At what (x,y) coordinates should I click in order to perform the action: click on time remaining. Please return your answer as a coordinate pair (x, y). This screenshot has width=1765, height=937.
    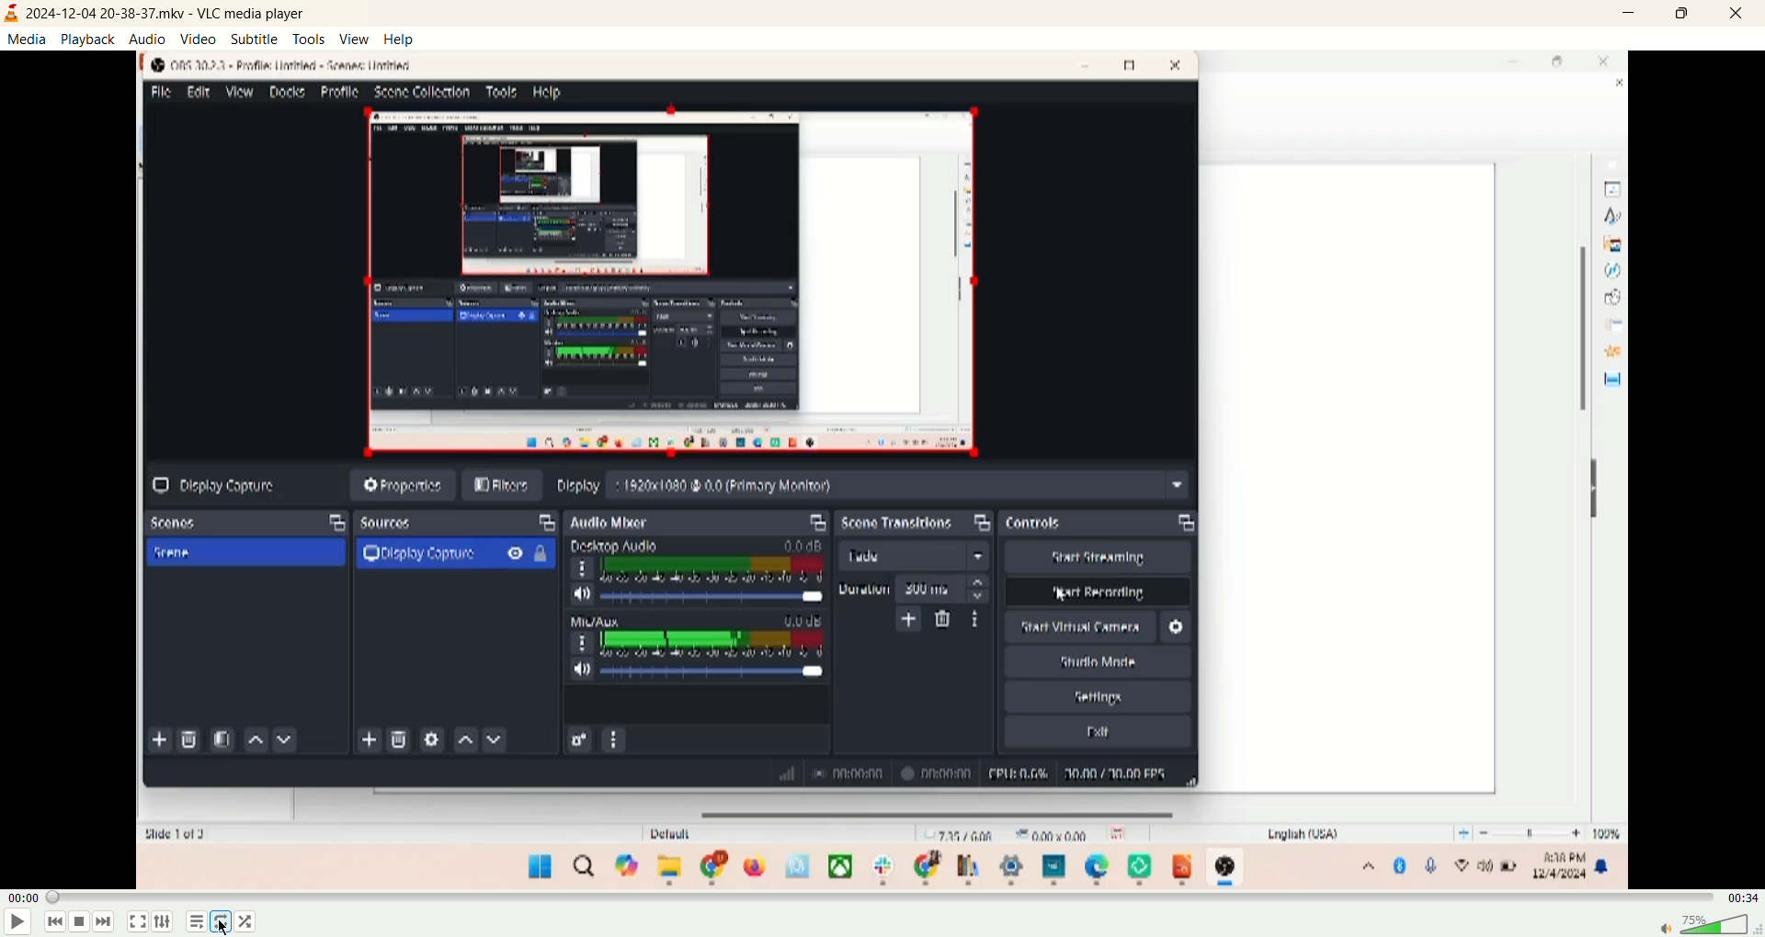
    Looking at the image, I should click on (1743, 898).